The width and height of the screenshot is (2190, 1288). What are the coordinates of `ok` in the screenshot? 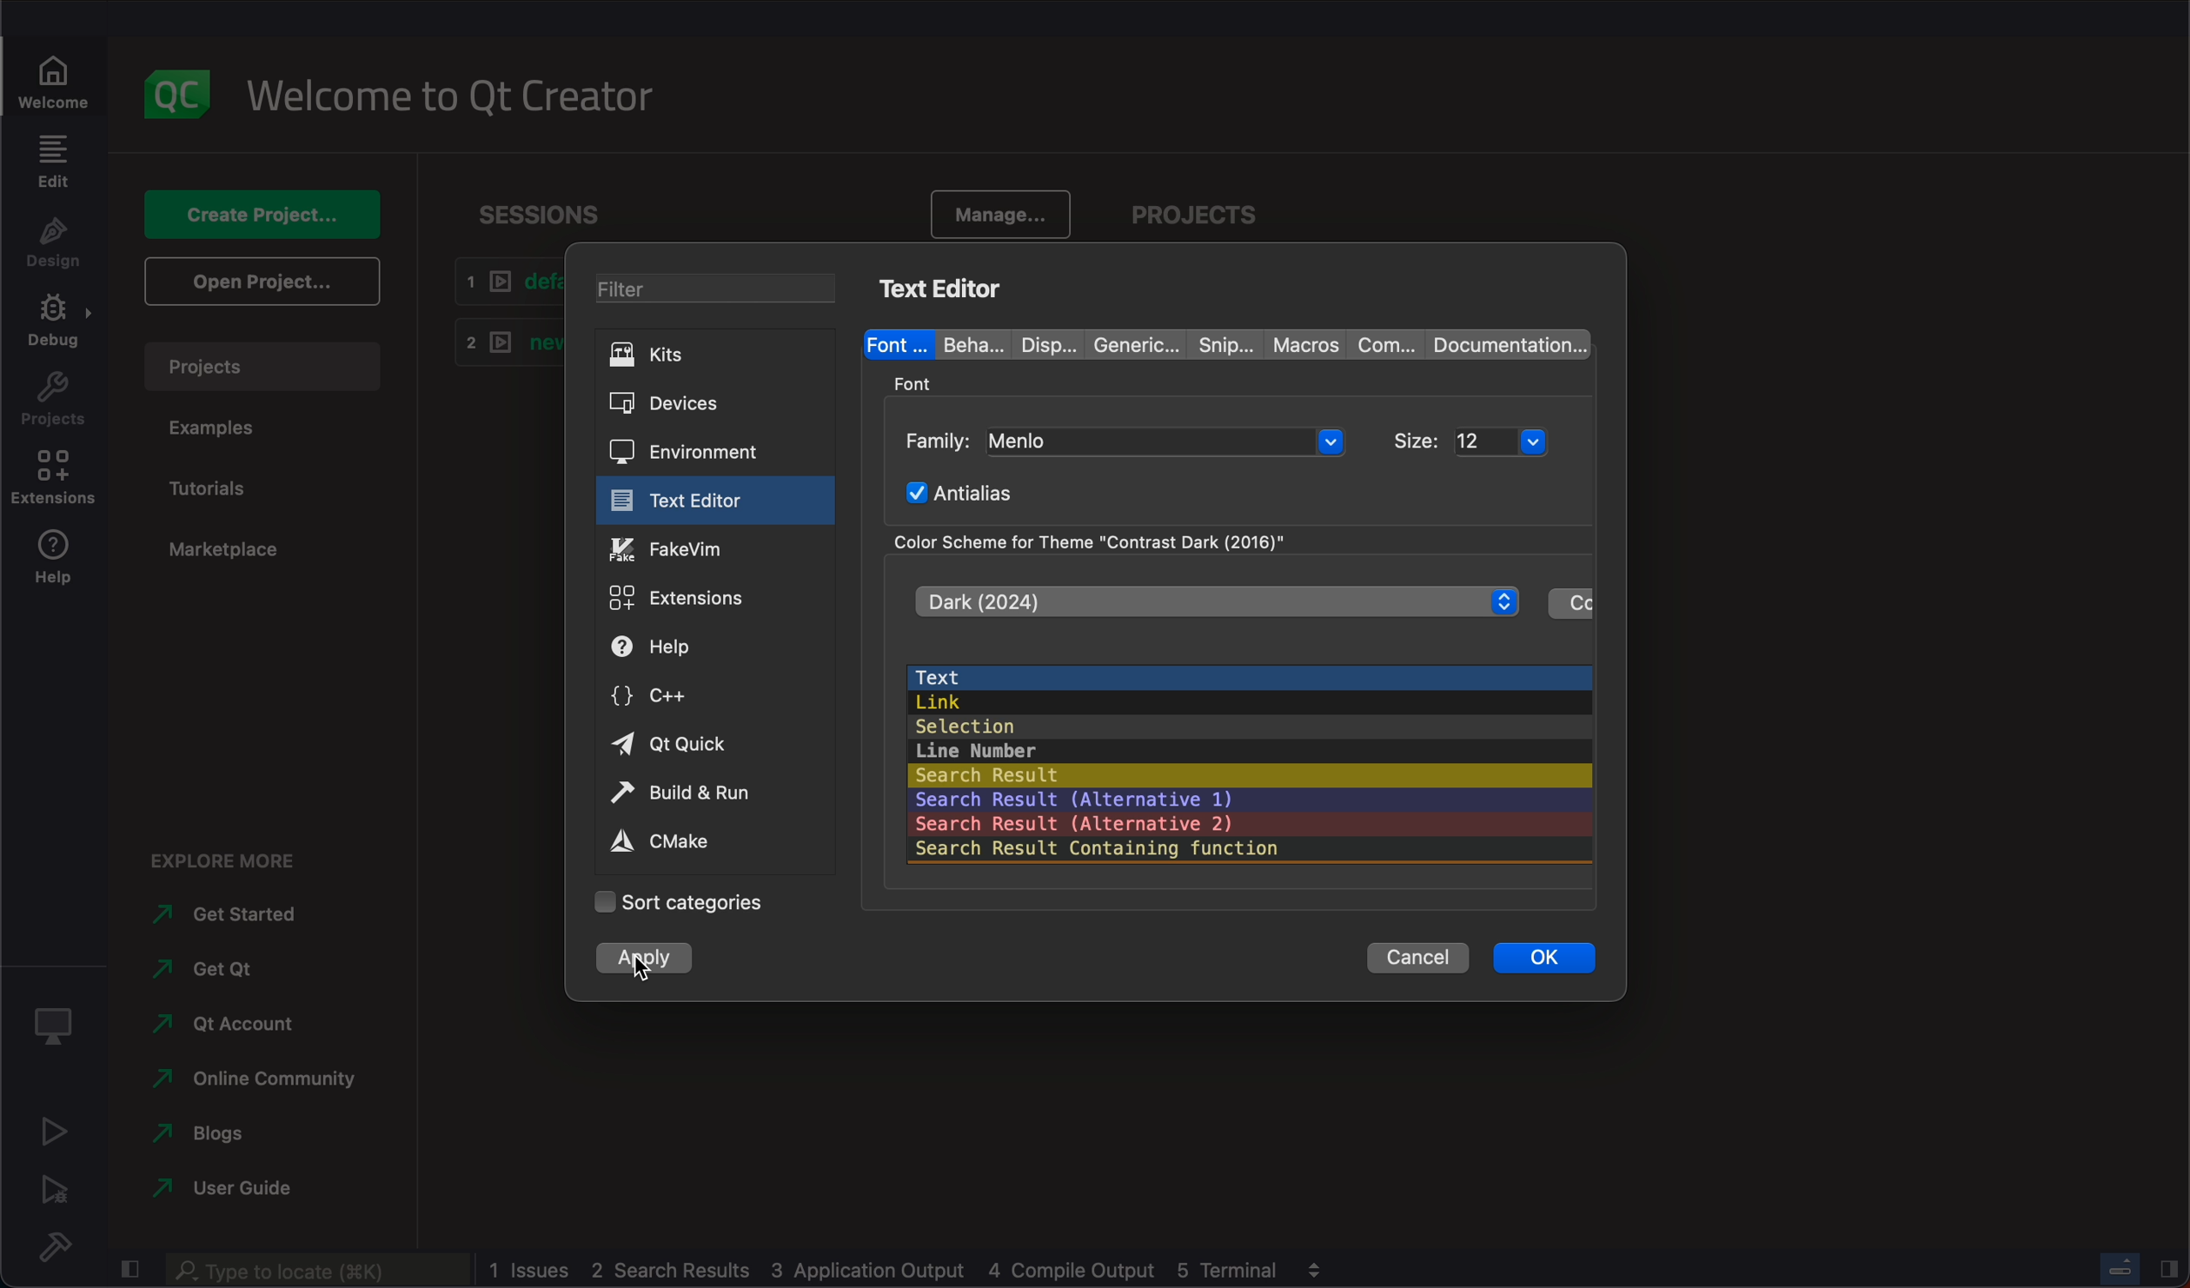 It's located at (1544, 965).